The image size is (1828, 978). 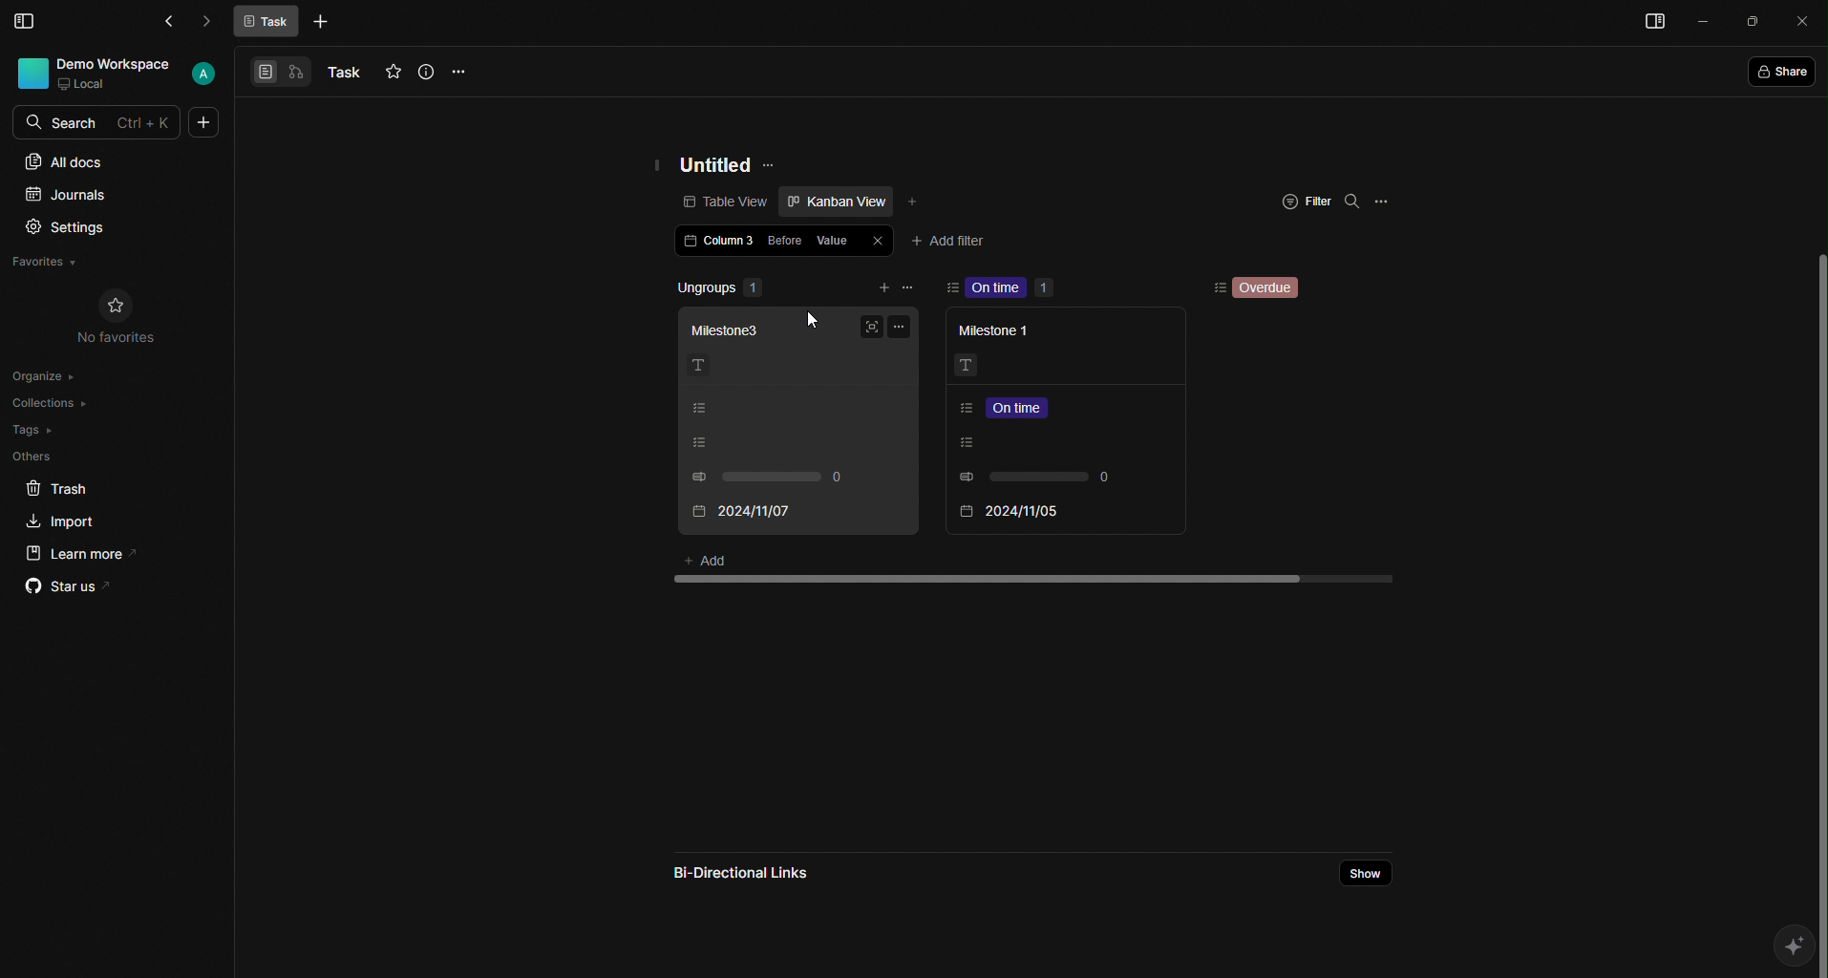 What do you see at coordinates (295, 74) in the screenshot?
I see `View 2` at bounding box center [295, 74].